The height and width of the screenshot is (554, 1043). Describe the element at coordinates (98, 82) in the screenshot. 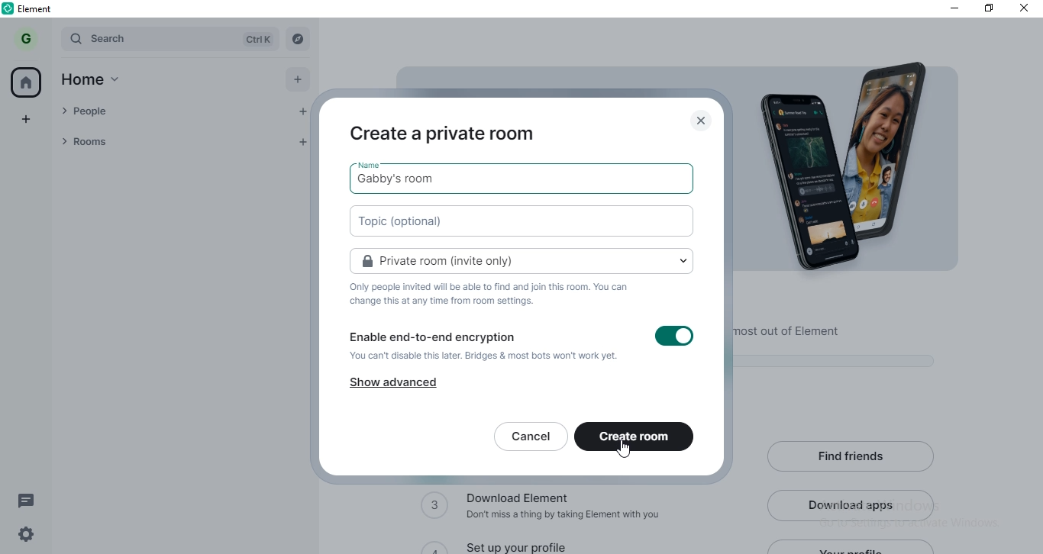

I see `home` at that location.